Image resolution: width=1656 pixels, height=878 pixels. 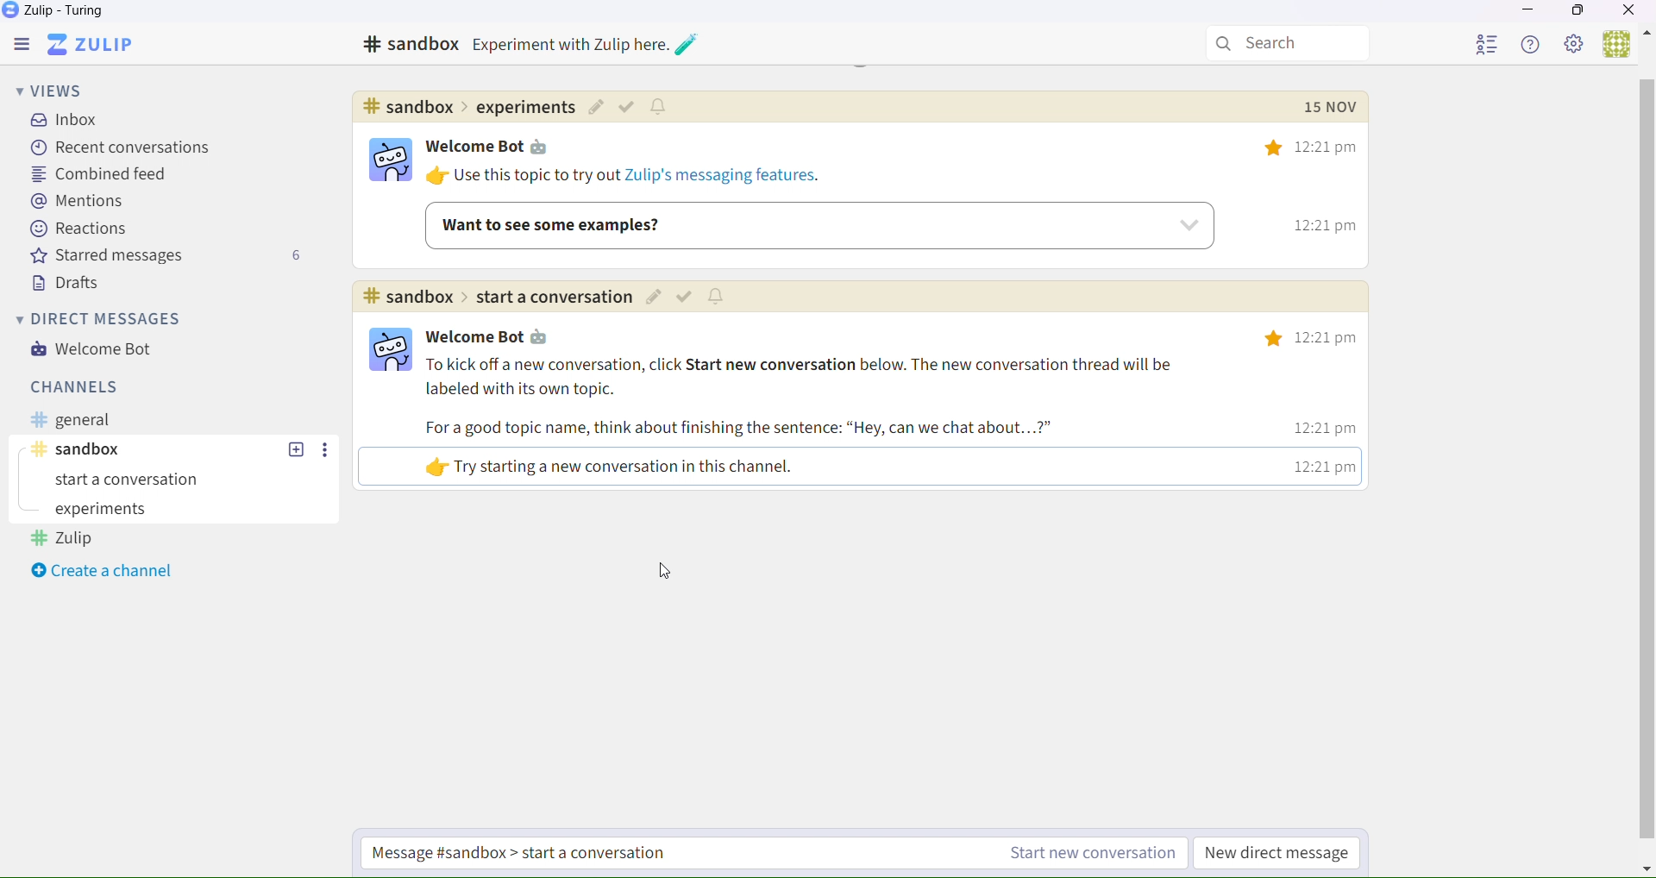 What do you see at coordinates (60, 13) in the screenshot?
I see `Zulip` at bounding box center [60, 13].